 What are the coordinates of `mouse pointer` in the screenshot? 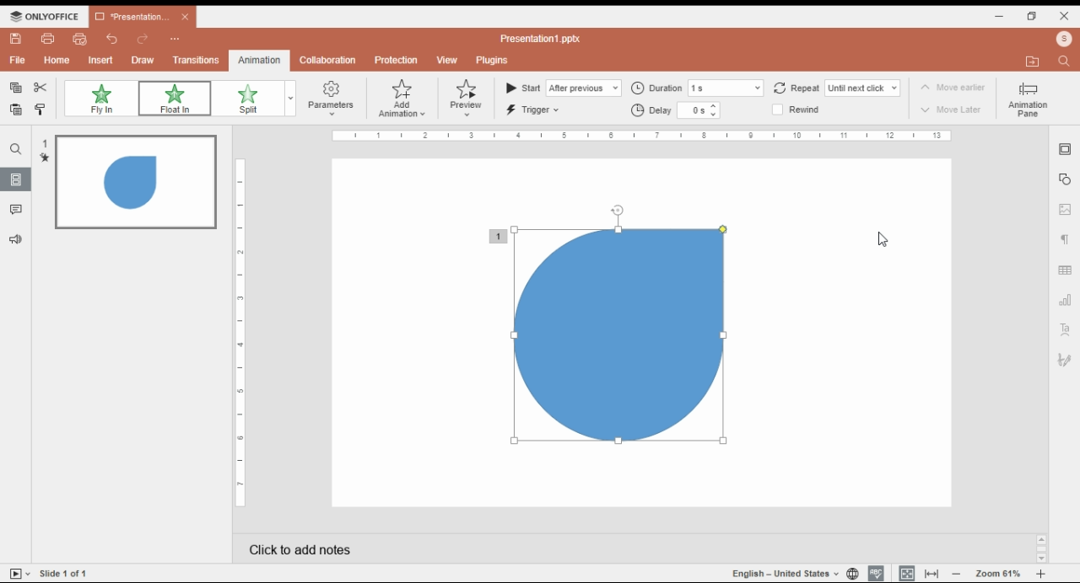 It's located at (887, 239).